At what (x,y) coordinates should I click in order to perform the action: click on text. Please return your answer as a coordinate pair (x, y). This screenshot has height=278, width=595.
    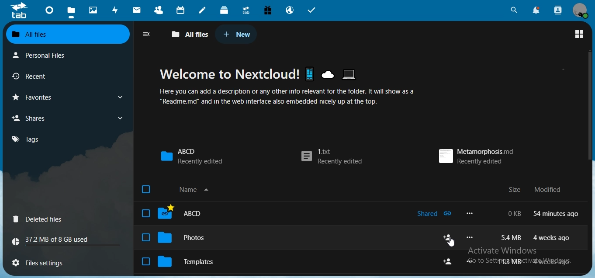
    Looking at the image, I should click on (294, 86).